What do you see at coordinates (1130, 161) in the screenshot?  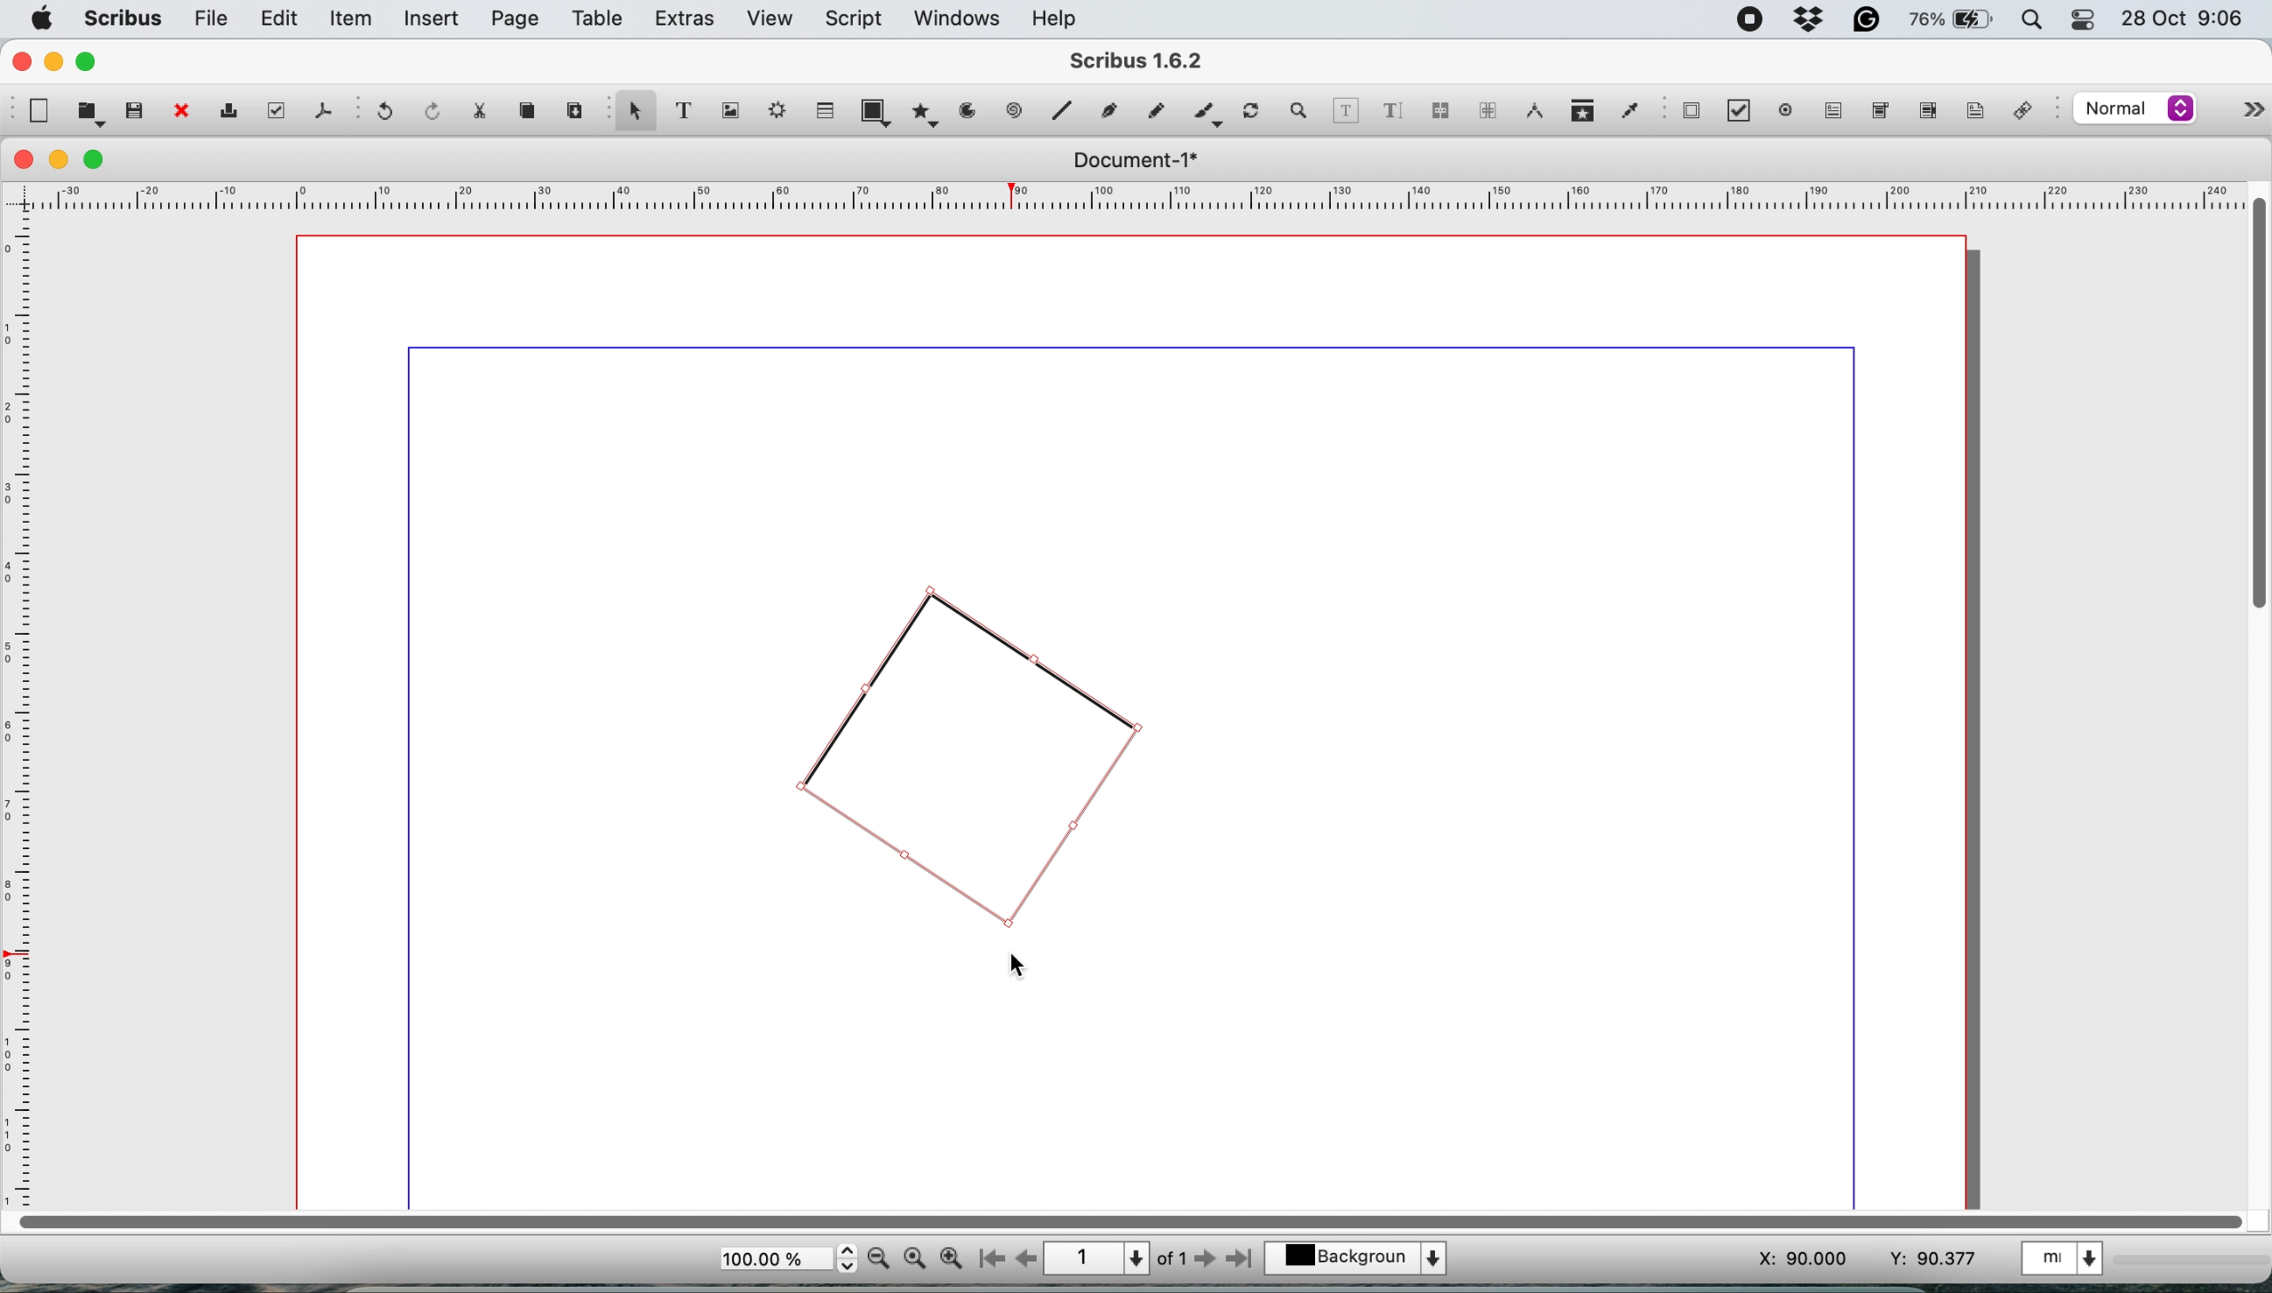 I see `document-1*` at bounding box center [1130, 161].